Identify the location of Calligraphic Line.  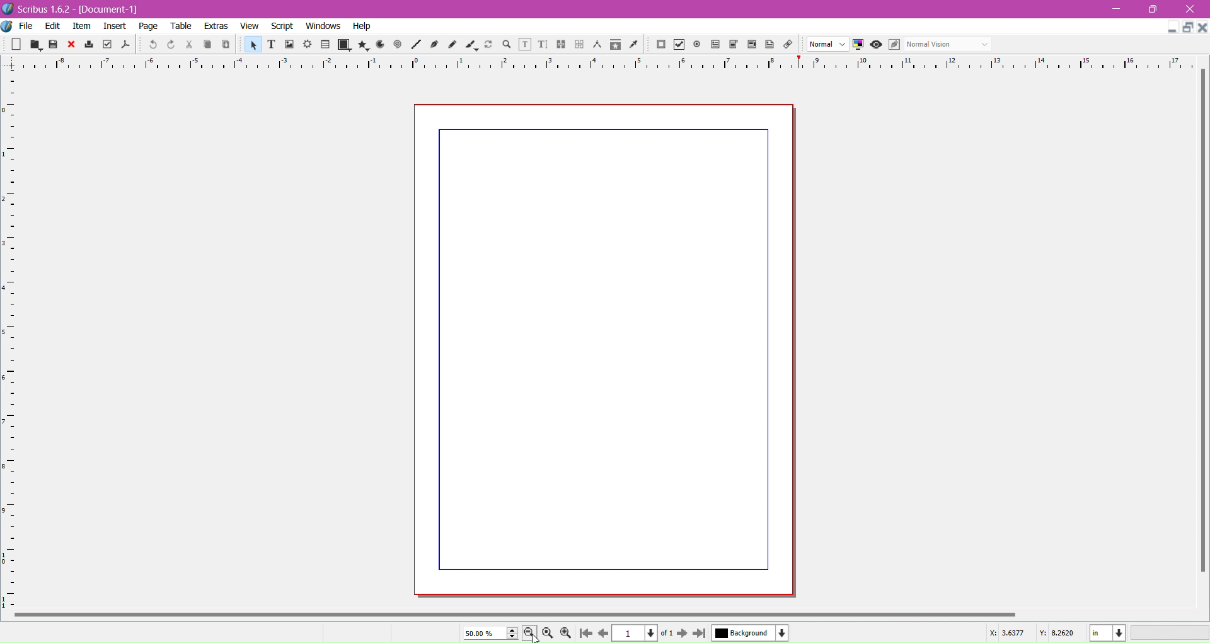
(473, 45).